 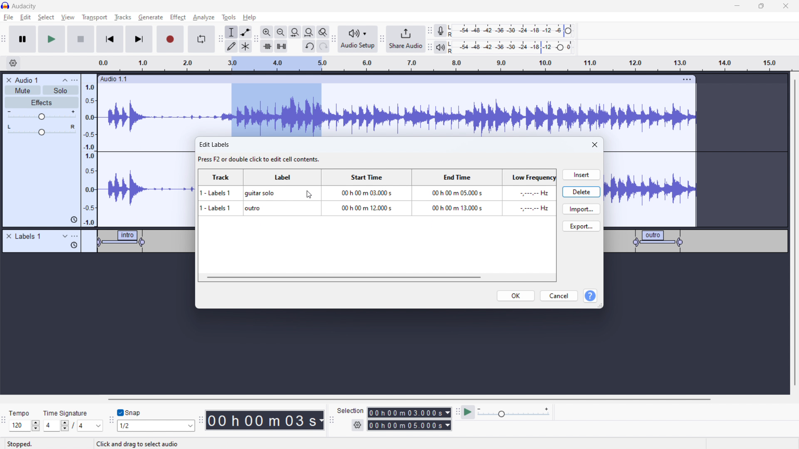 What do you see at coordinates (246, 46) in the screenshot?
I see `multi tool` at bounding box center [246, 46].